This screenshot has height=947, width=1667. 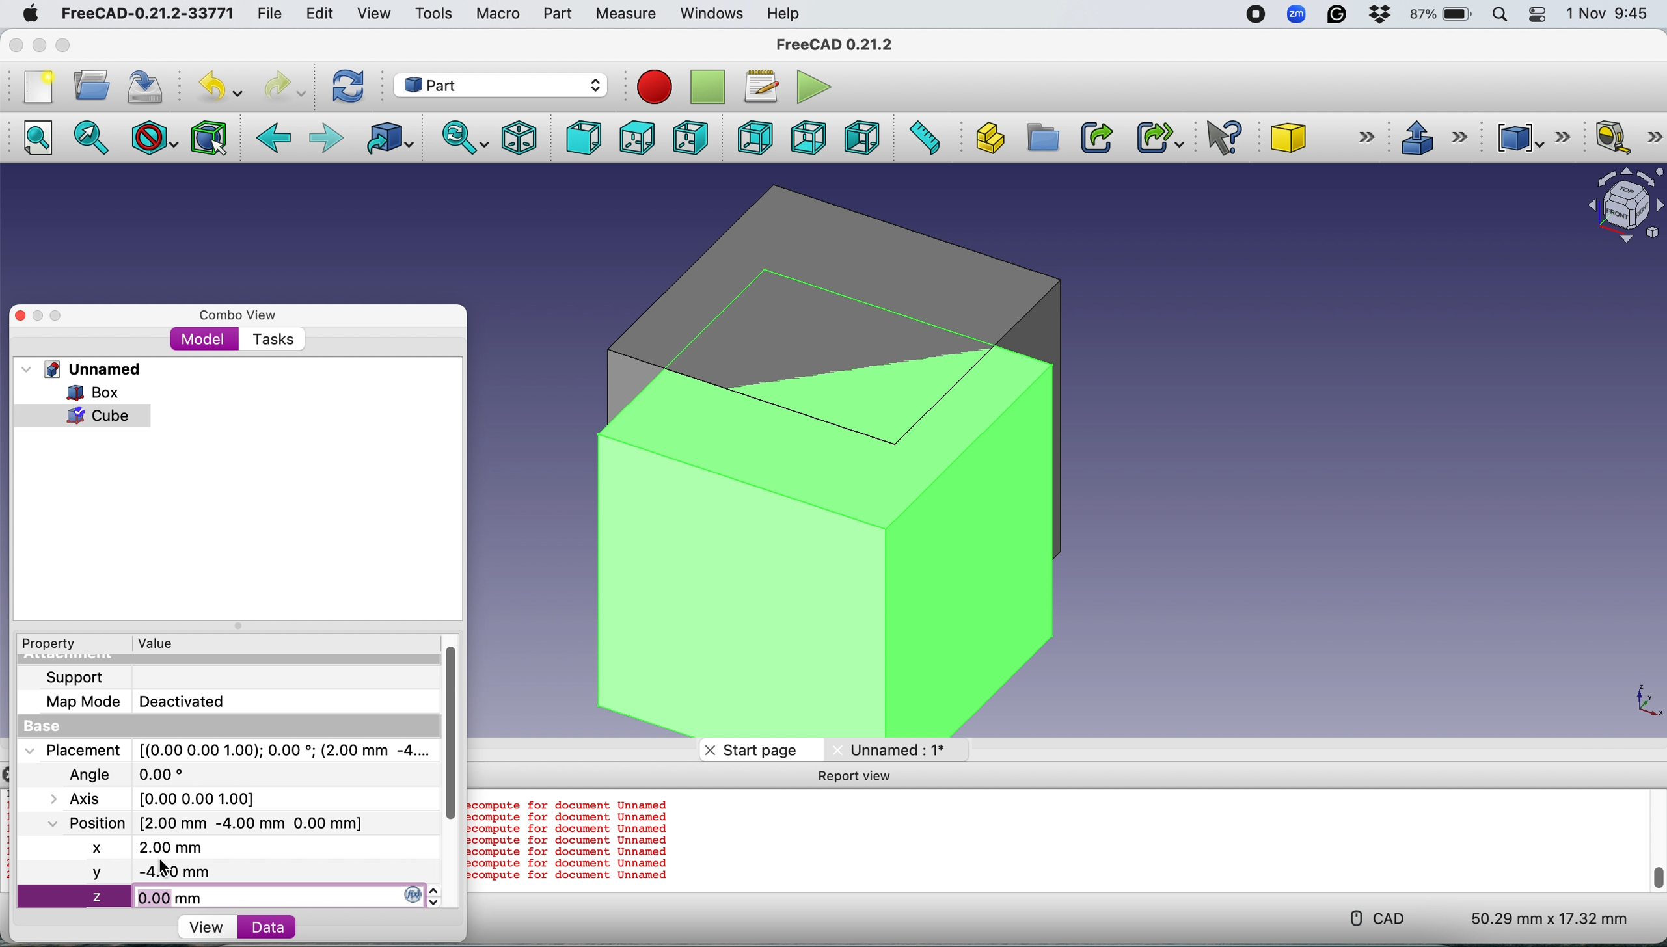 I want to click on Combo view, so click(x=239, y=315).